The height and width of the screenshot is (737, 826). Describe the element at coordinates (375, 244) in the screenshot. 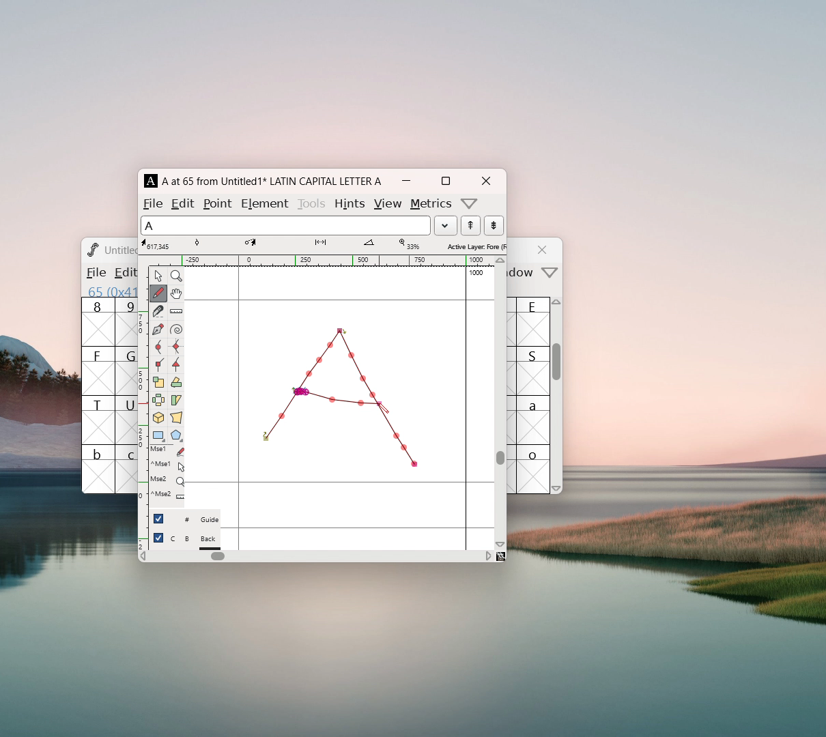

I see `angle` at that location.